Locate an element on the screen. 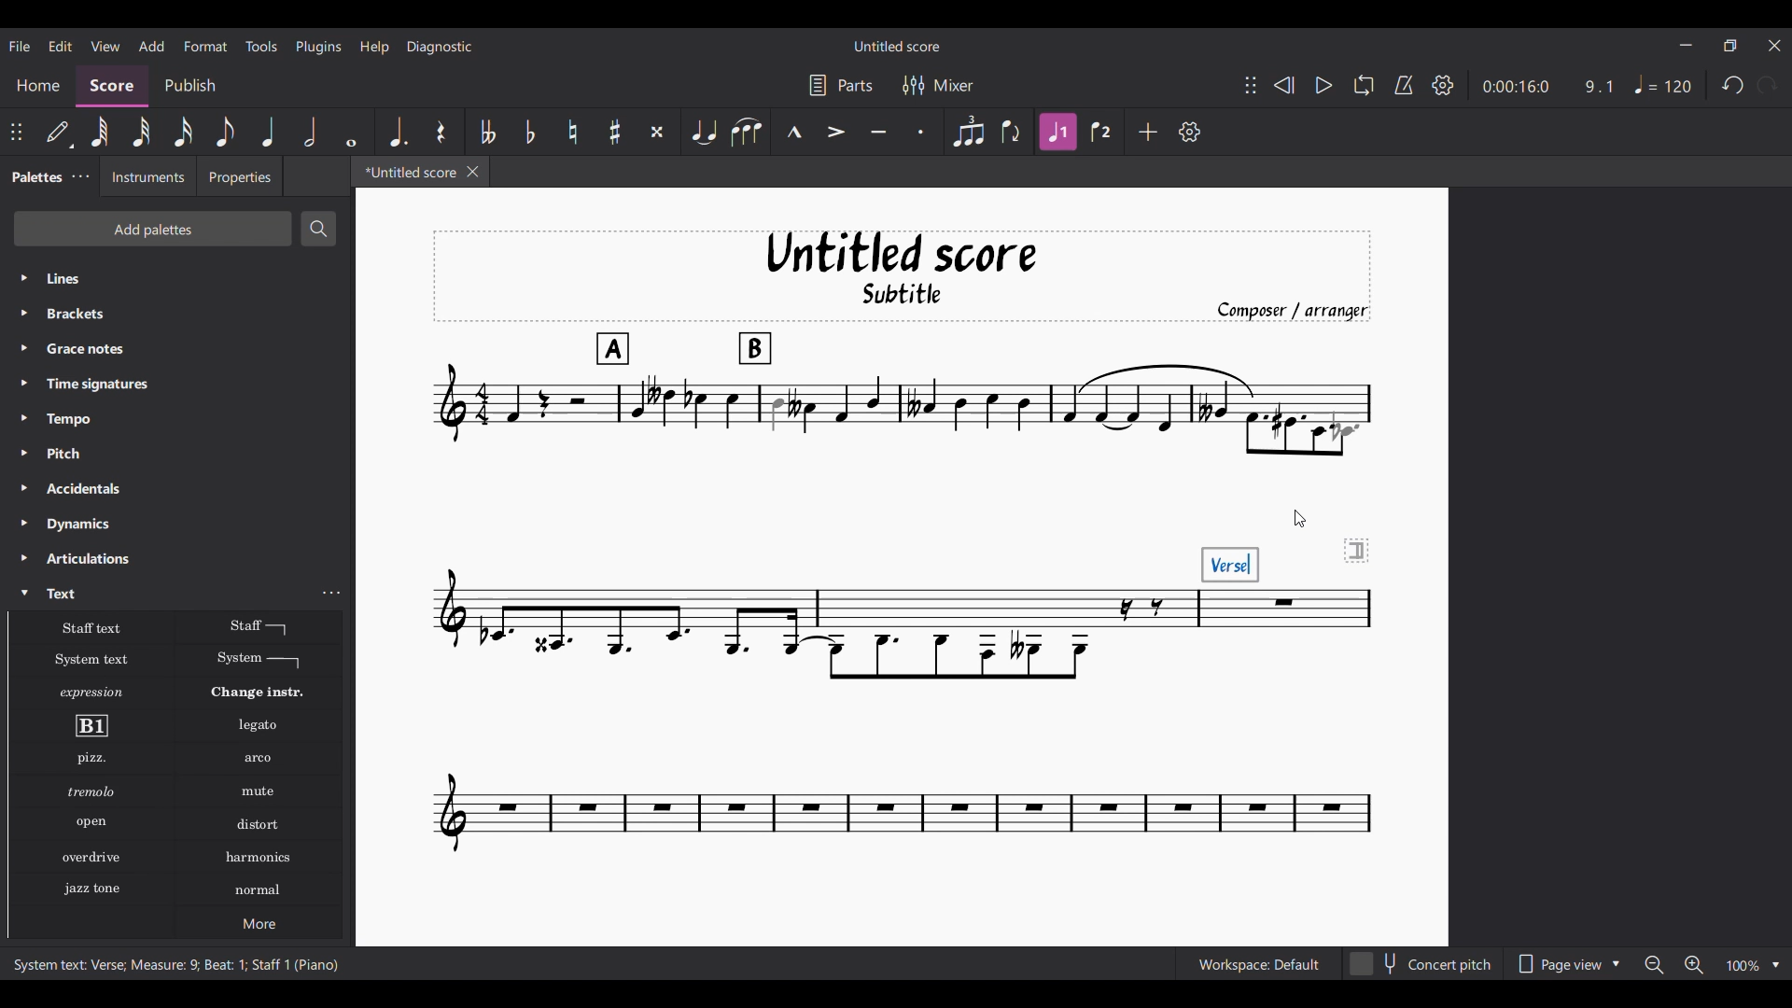 The width and height of the screenshot is (1792, 1008). Untitled score is located at coordinates (897, 47).